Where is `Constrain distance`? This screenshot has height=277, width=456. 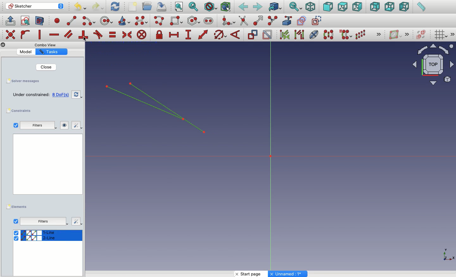
Constrain distance is located at coordinates (203, 35).